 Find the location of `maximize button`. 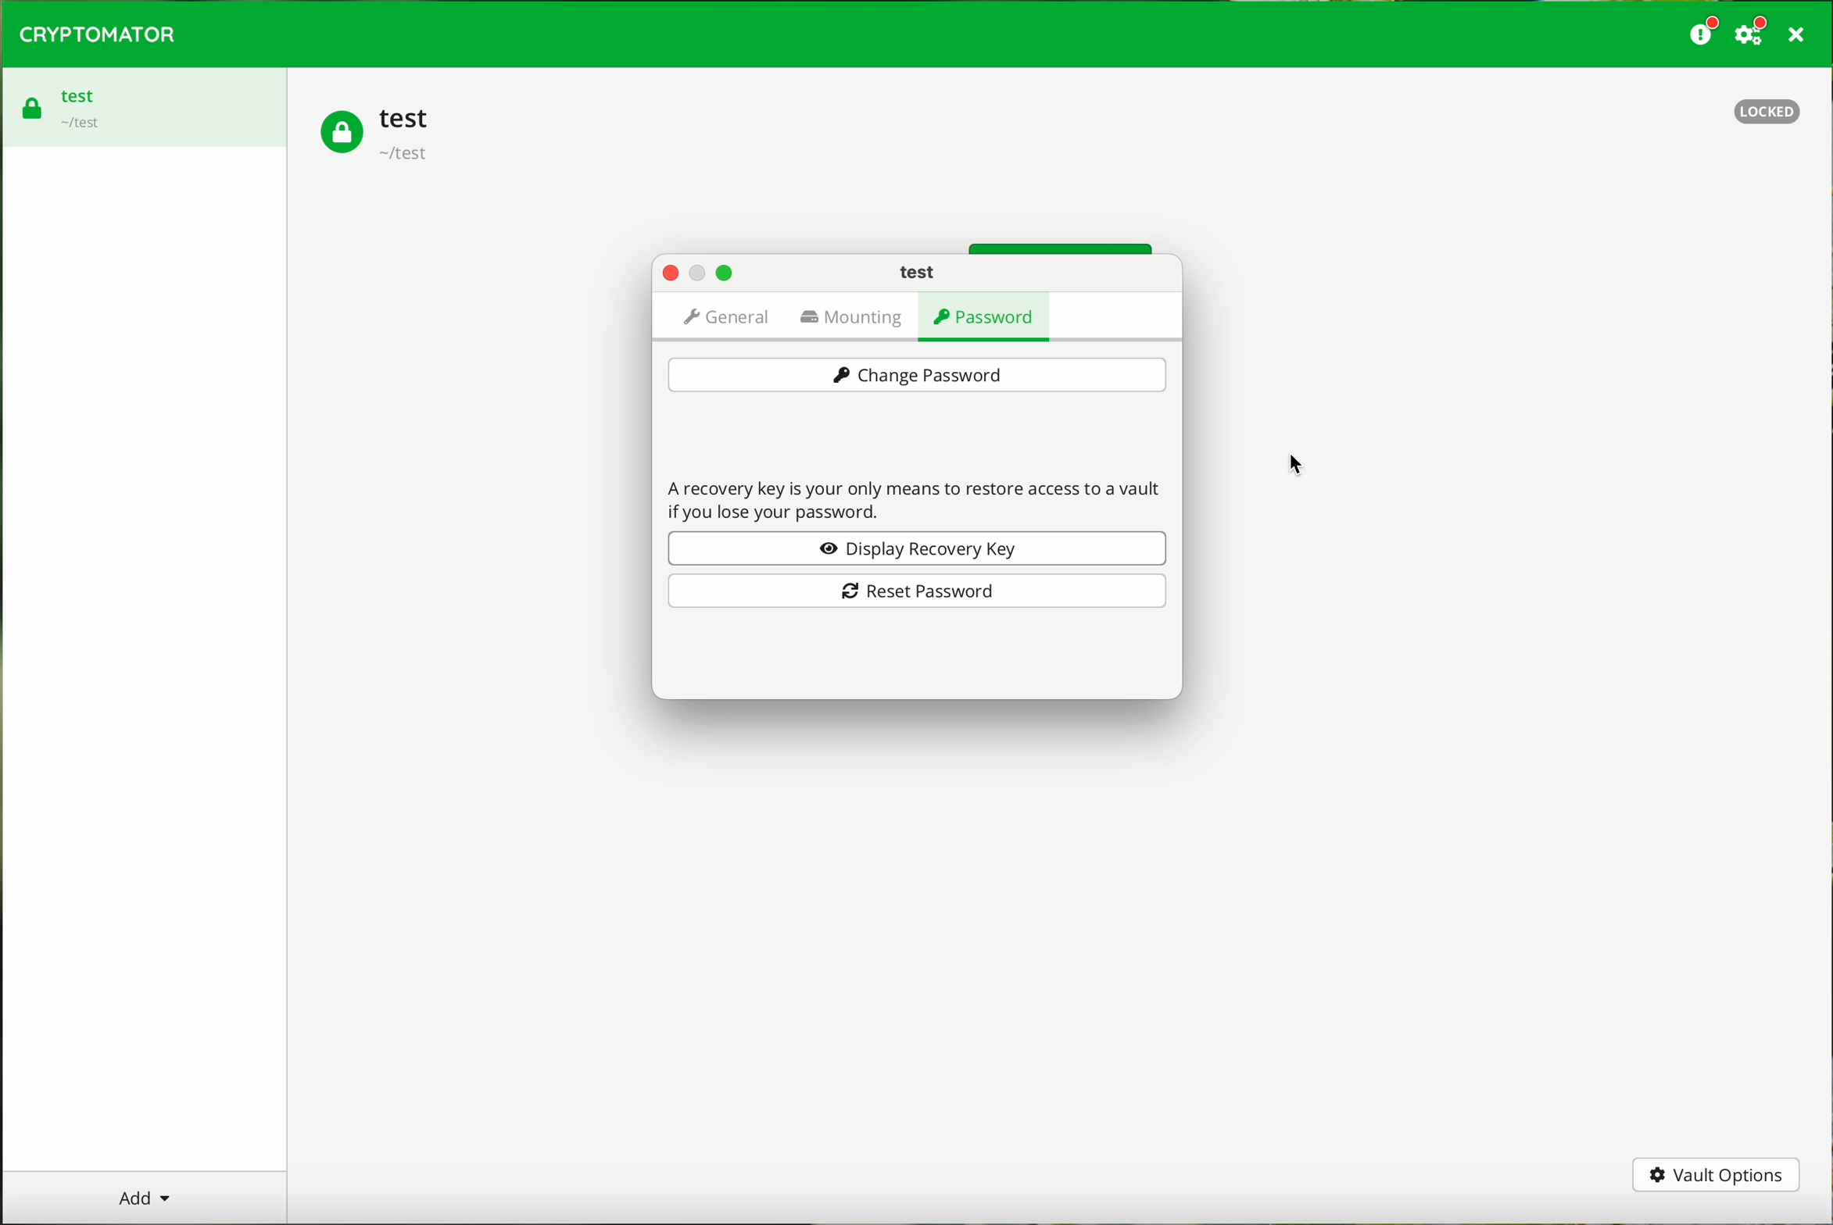

maximize button is located at coordinates (725, 274).